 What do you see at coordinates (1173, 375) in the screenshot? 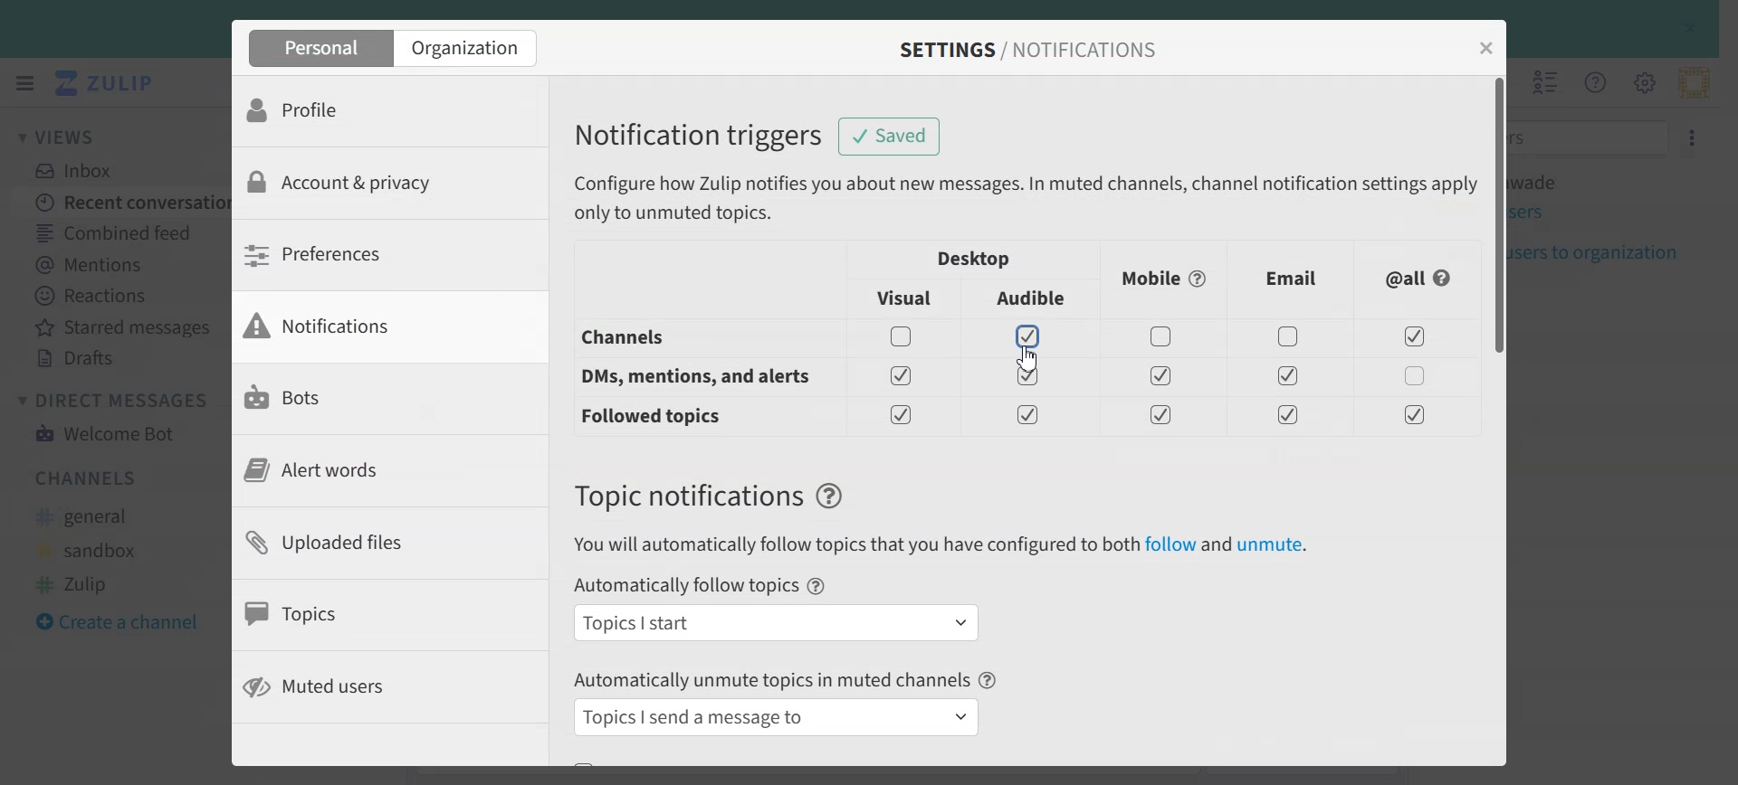
I see `Enable/ Disable toggles` at bounding box center [1173, 375].